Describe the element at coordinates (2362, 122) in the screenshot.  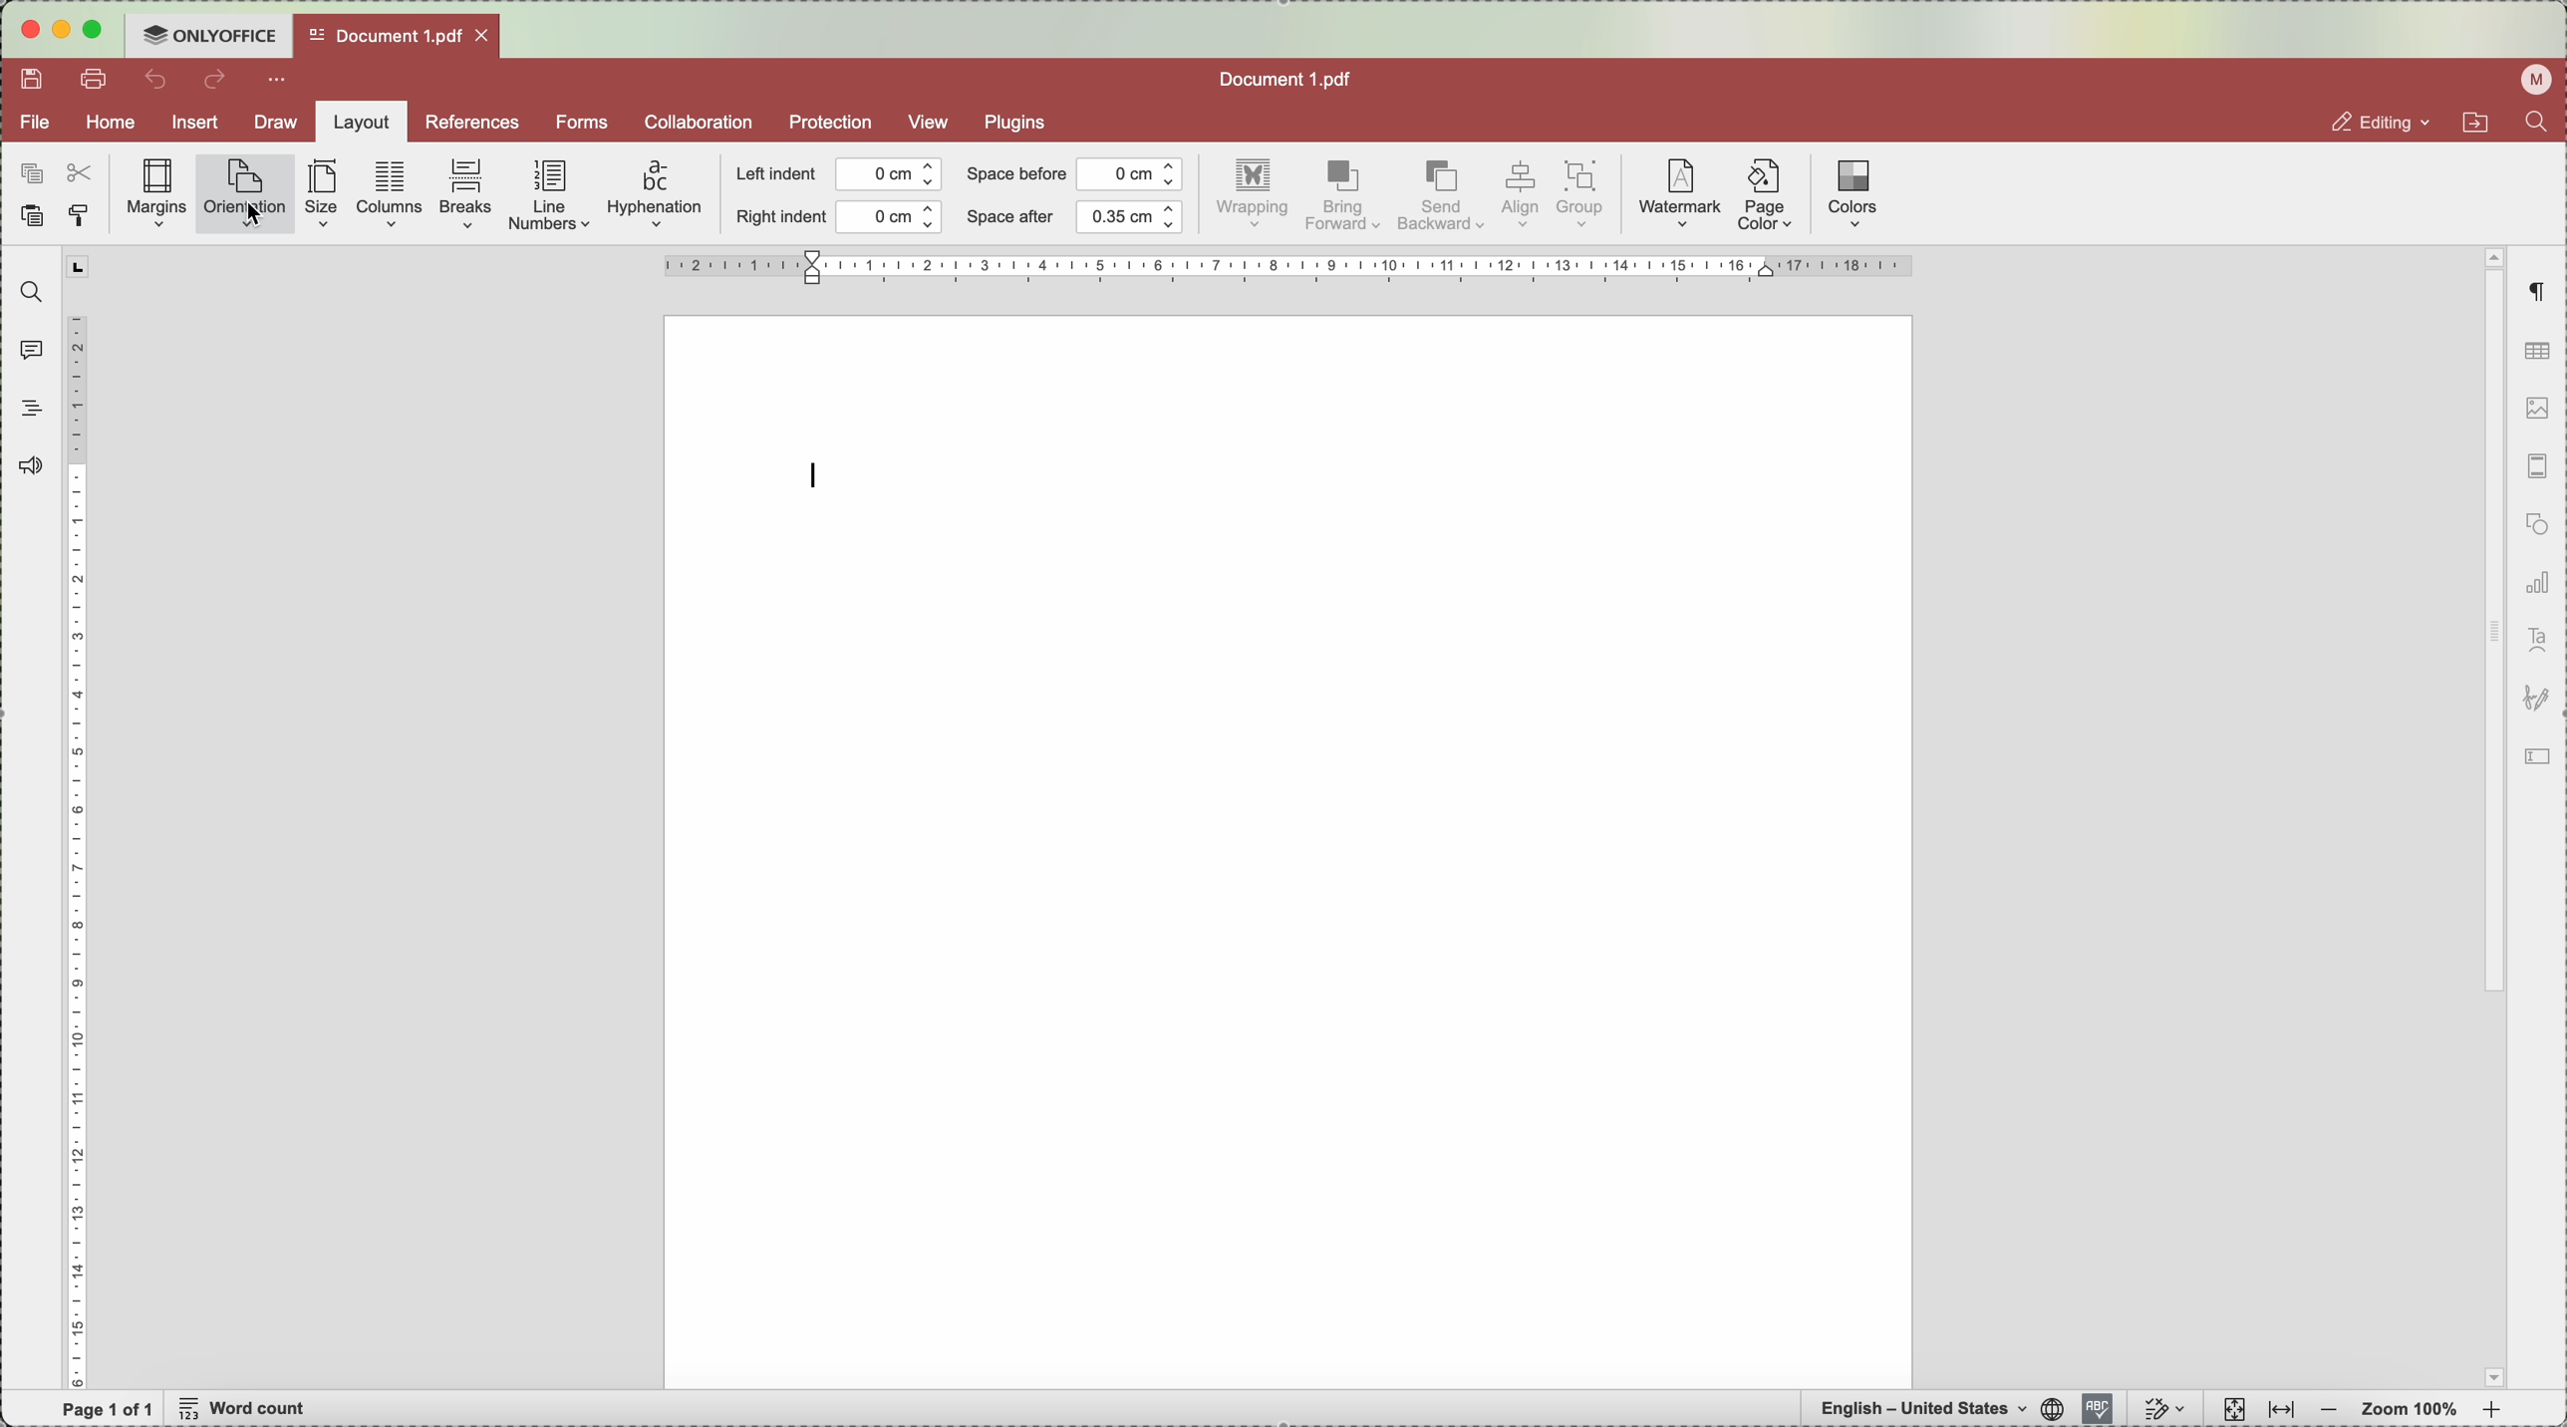
I see `editing` at that location.